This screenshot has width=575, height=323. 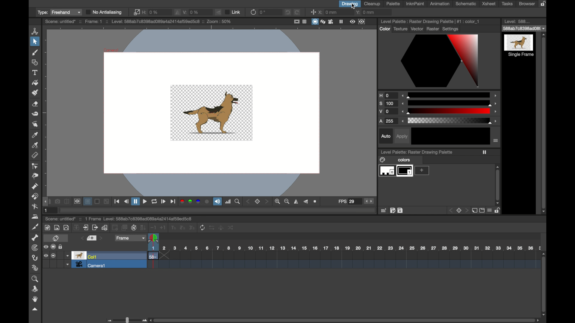 I want to click on guide options, so click(x=300, y=22).